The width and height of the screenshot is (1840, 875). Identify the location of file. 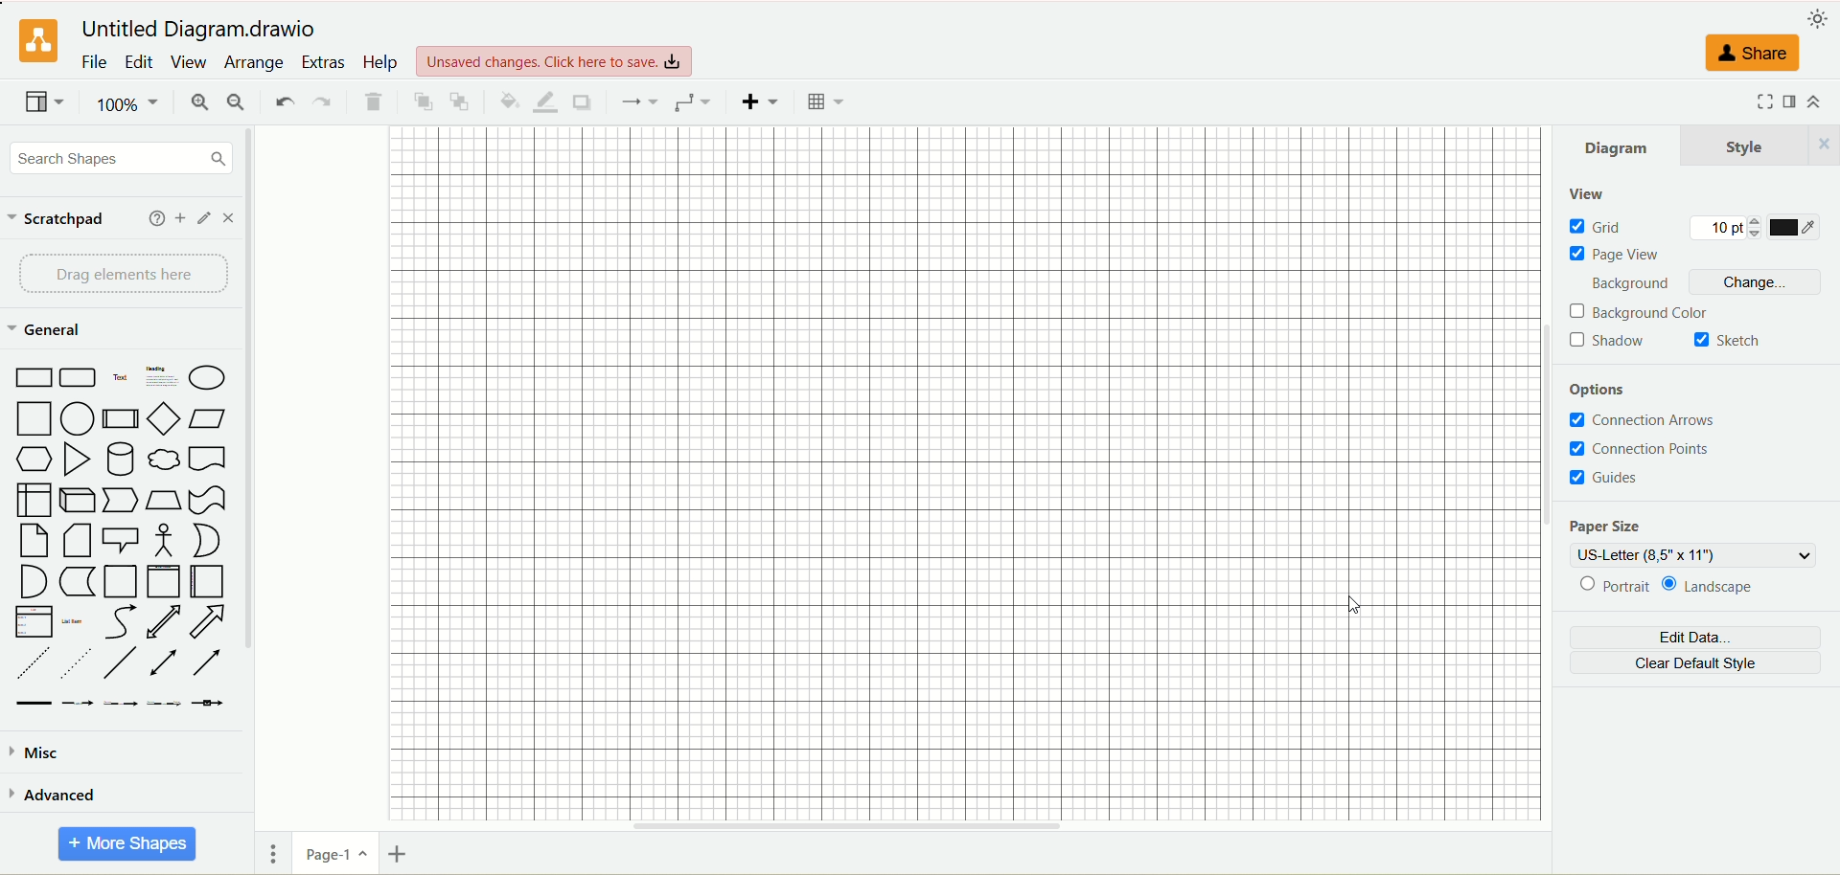
(94, 62).